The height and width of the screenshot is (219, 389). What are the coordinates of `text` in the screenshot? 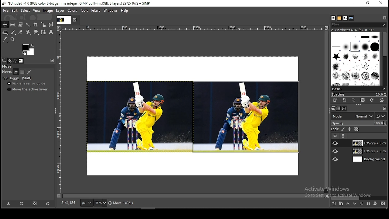 It's located at (353, 30).